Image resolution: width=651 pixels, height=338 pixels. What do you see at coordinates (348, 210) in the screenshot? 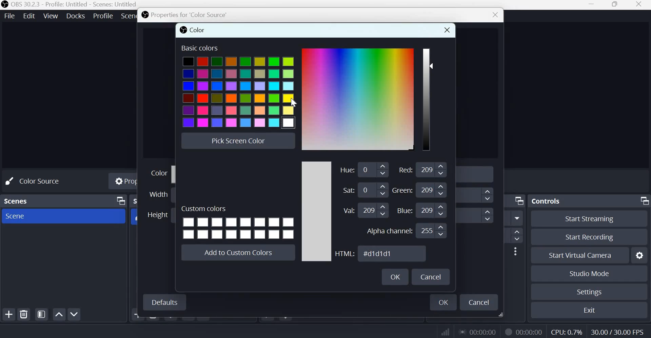
I see `Value: ` at bounding box center [348, 210].